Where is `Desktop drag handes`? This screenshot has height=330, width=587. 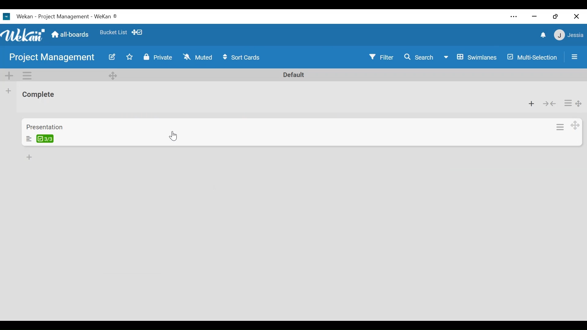 Desktop drag handes is located at coordinates (575, 125).